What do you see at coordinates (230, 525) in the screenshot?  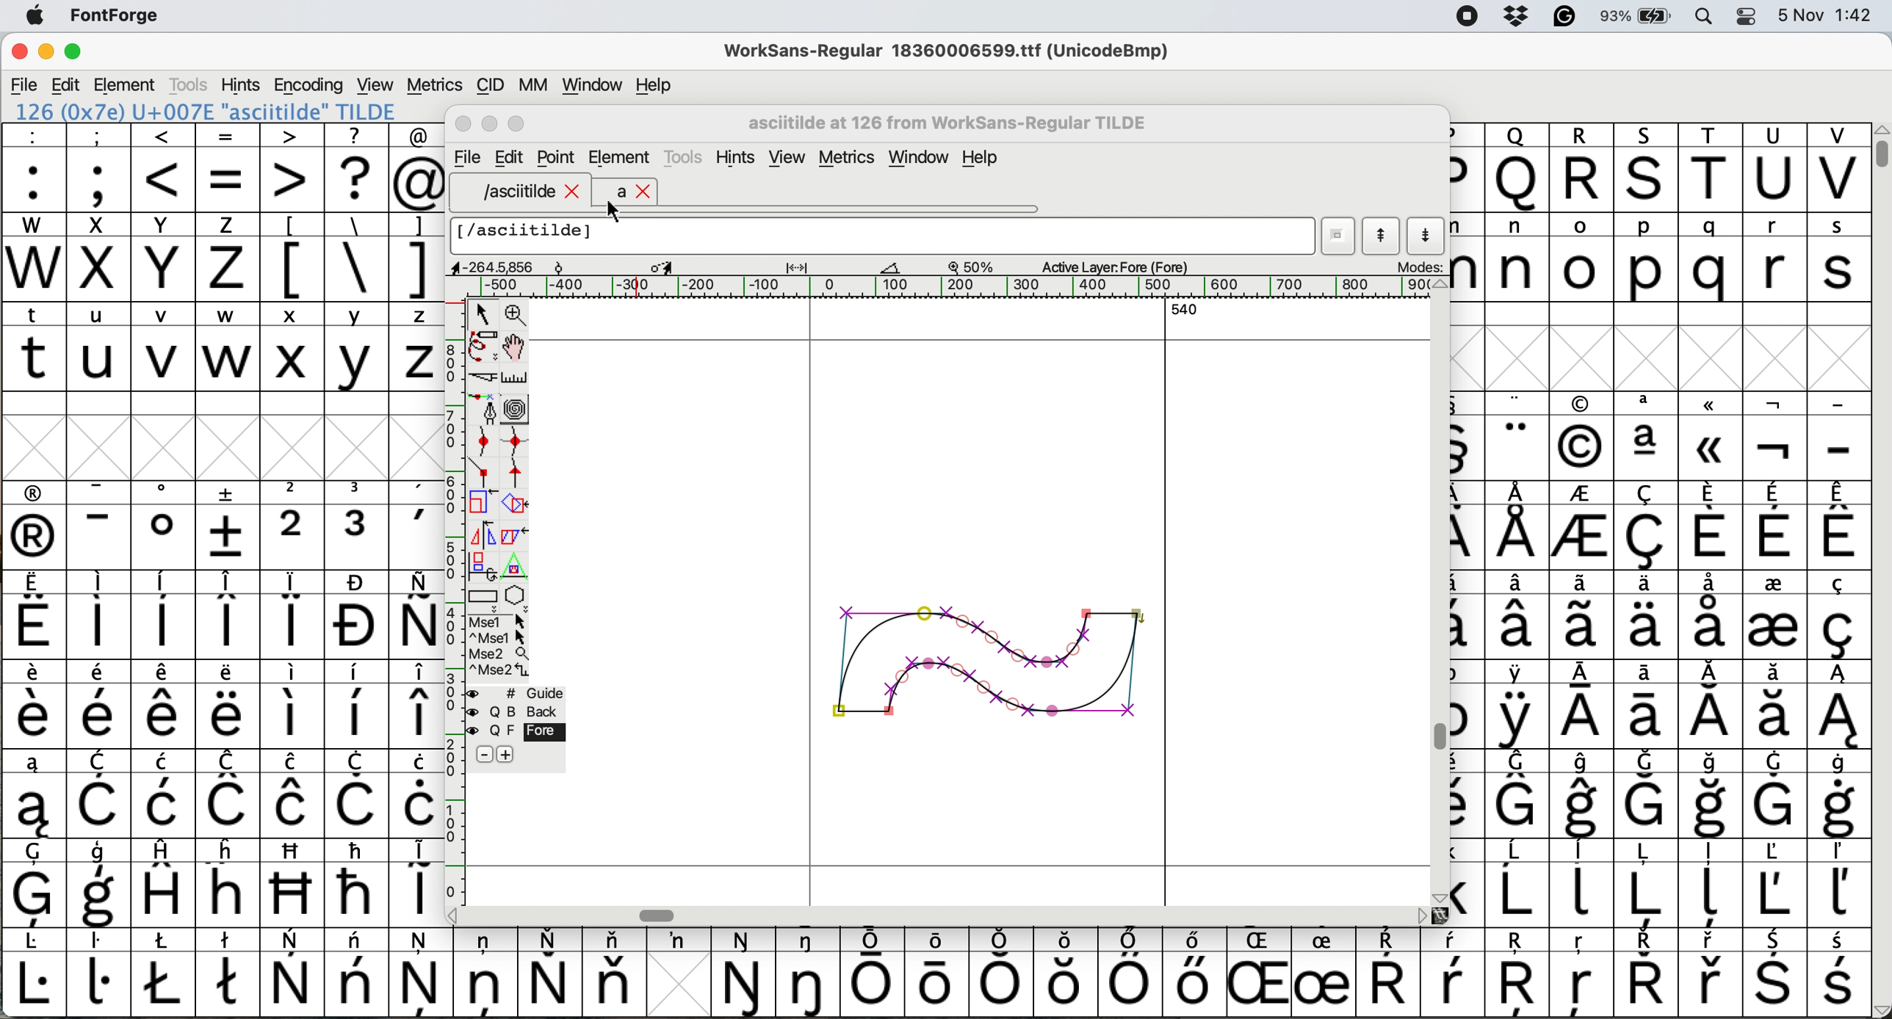 I see `symbol` at bounding box center [230, 525].